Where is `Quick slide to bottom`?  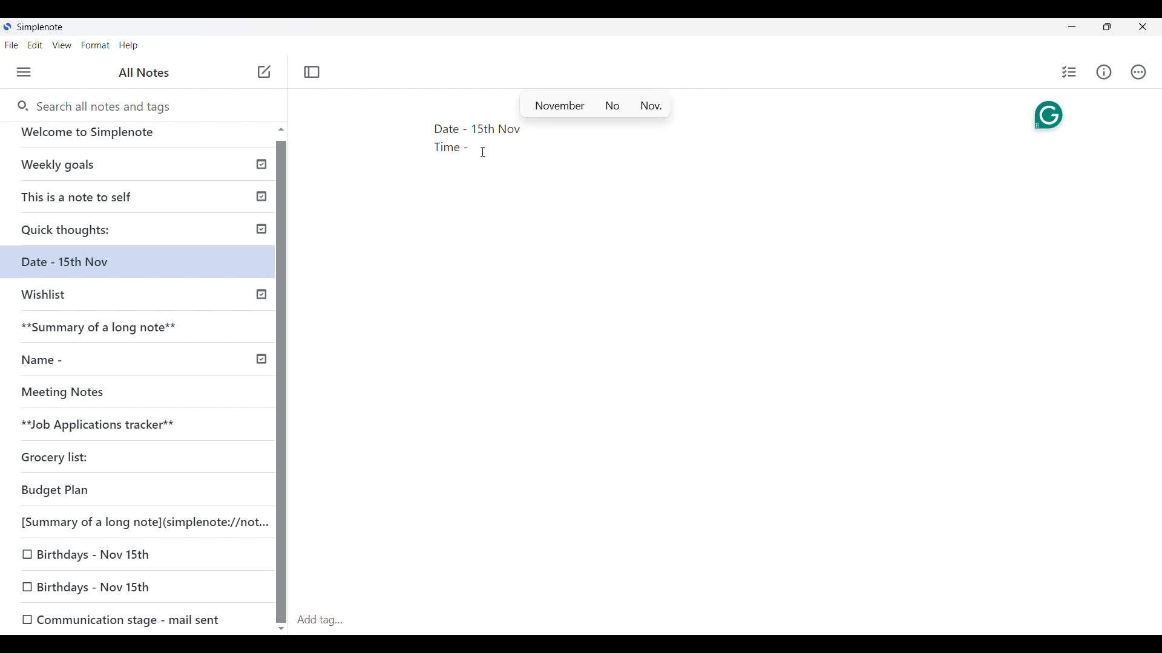
Quick slide to bottom is located at coordinates (281, 629).